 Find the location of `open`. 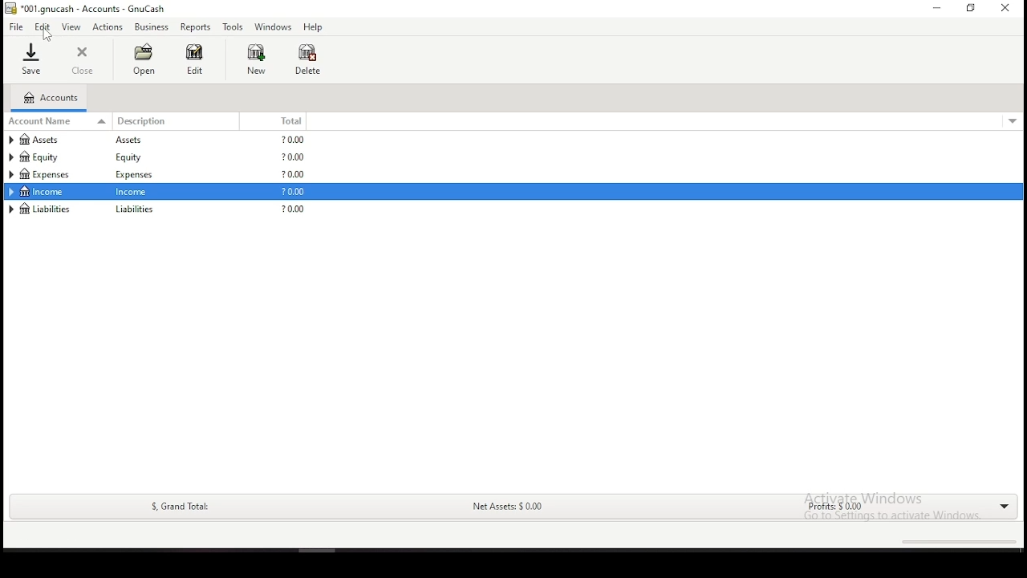

open is located at coordinates (143, 59).